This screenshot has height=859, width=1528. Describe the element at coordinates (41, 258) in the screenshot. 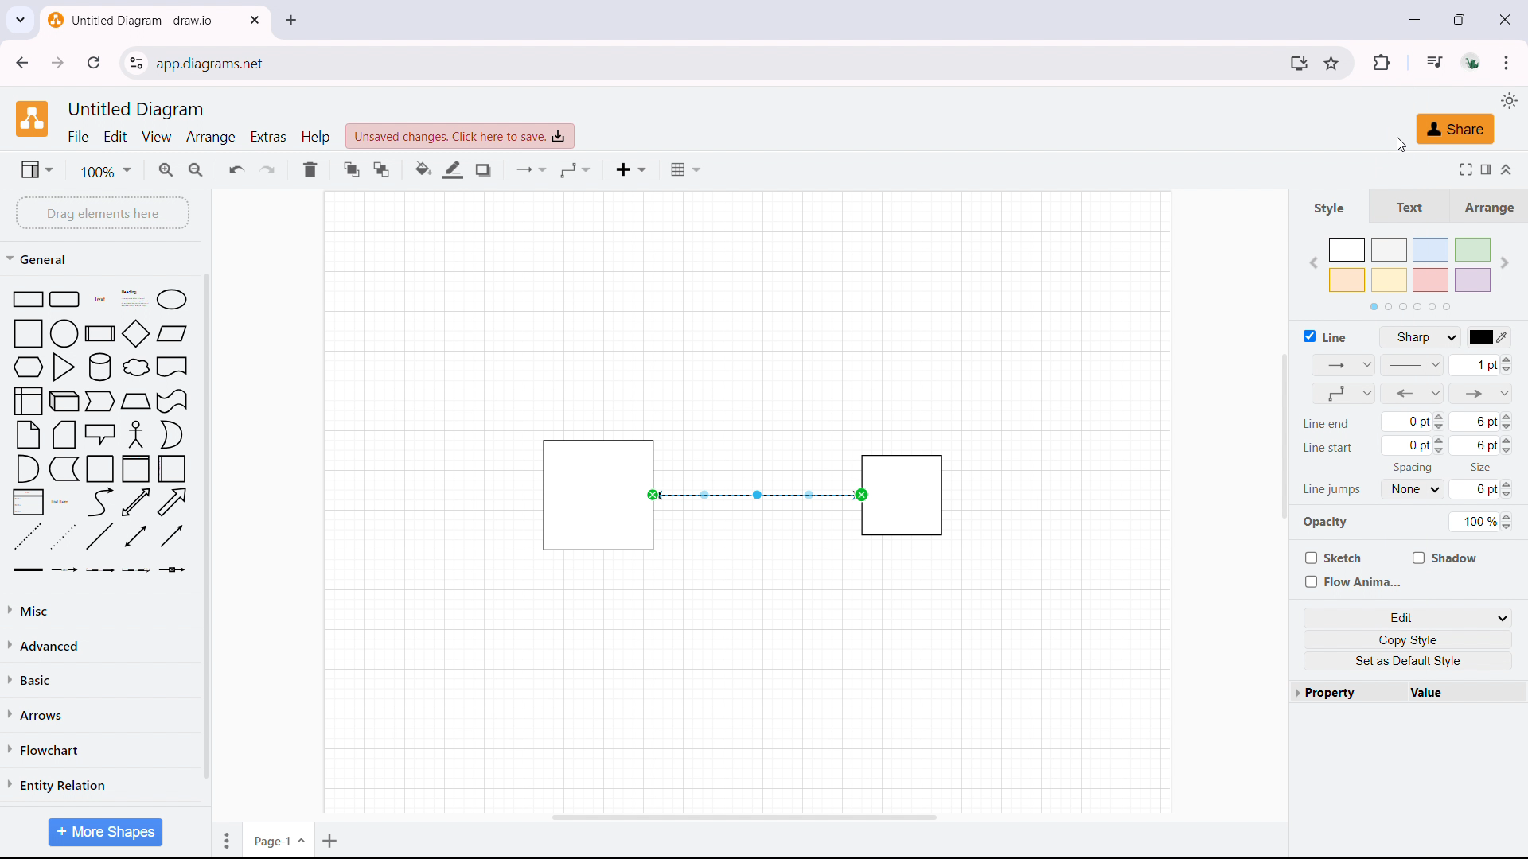

I see `general` at that location.